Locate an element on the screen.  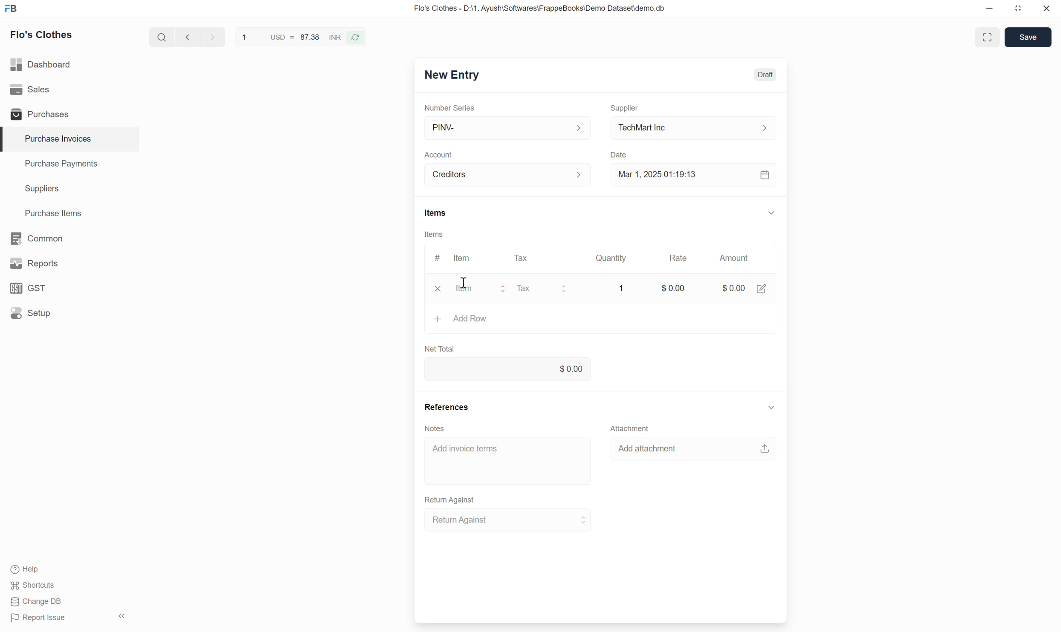
TechMart Inc. is located at coordinates (693, 127).